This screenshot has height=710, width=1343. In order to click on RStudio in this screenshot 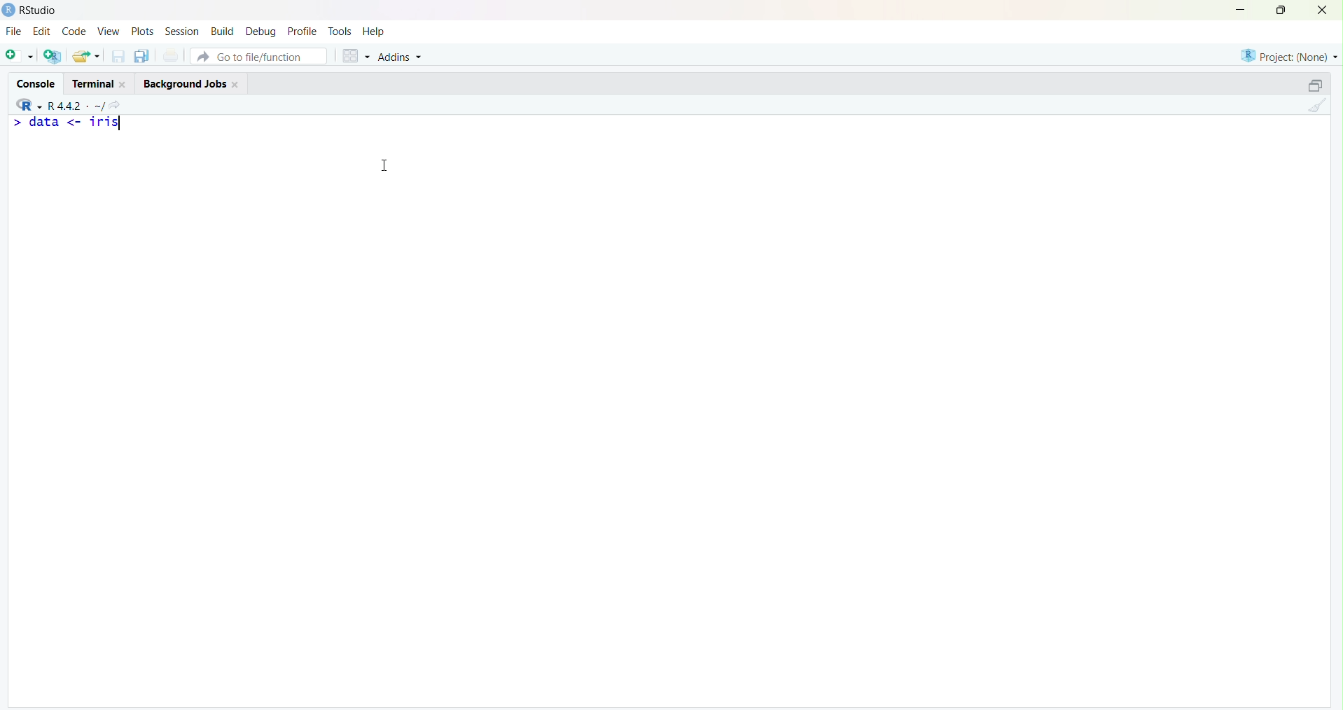, I will do `click(33, 10)`.